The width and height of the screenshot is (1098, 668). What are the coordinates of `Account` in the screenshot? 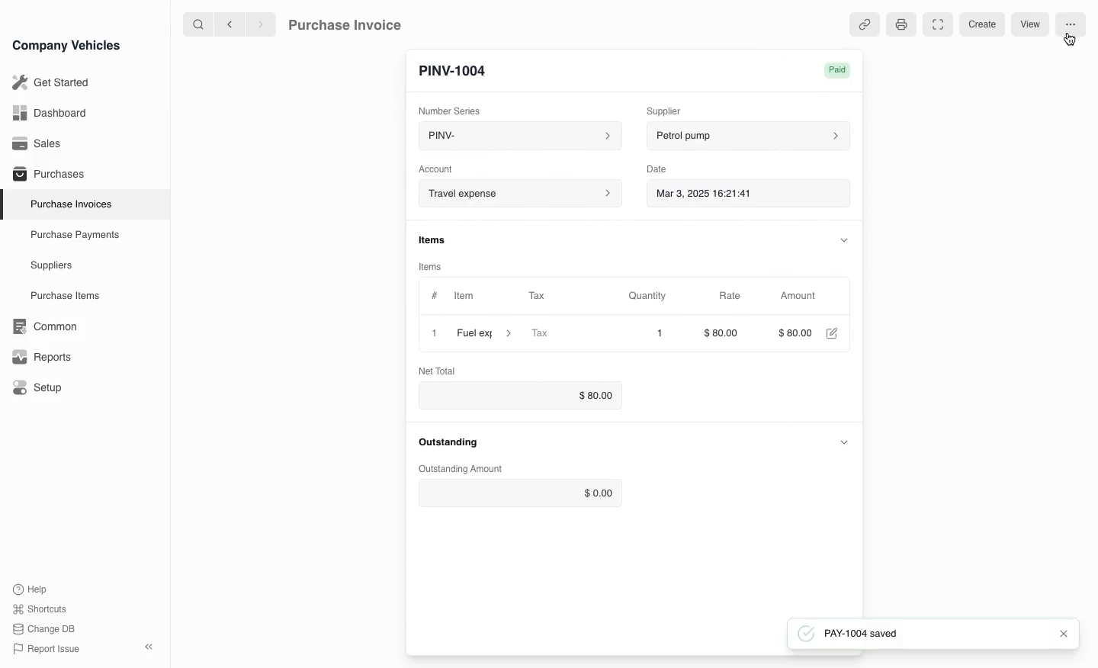 It's located at (525, 193).